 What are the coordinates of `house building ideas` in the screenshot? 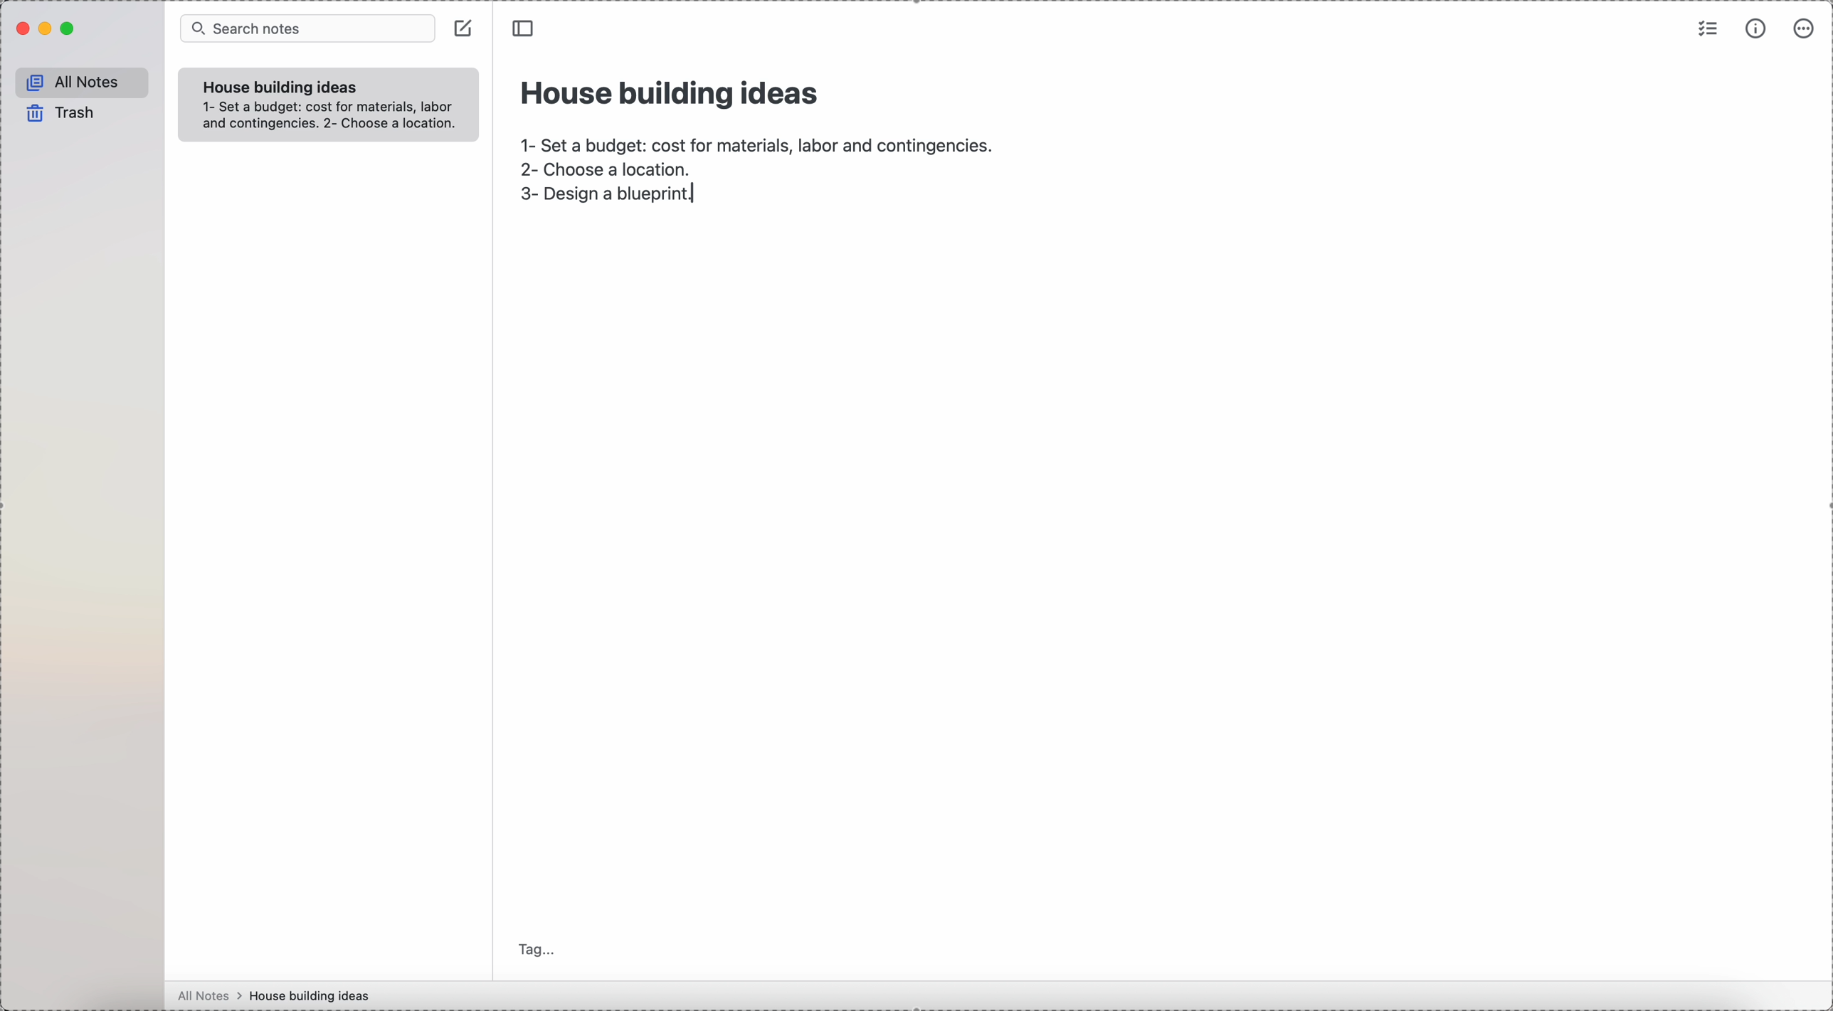 It's located at (314, 995).